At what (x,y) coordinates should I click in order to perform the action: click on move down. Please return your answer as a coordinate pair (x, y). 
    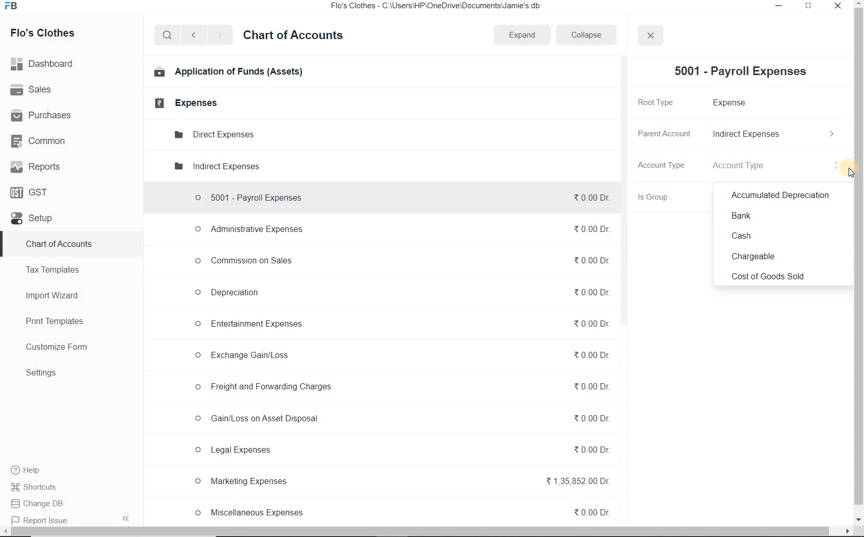
    Looking at the image, I should click on (859, 521).